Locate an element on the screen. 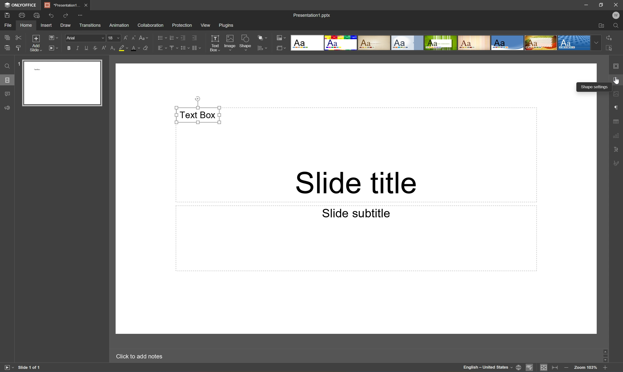 The height and width of the screenshot is (372, 623). Print file is located at coordinates (22, 15).